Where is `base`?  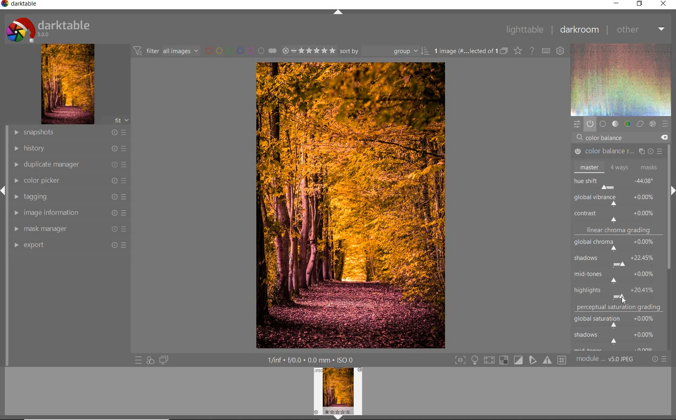
base is located at coordinates (603, 124).